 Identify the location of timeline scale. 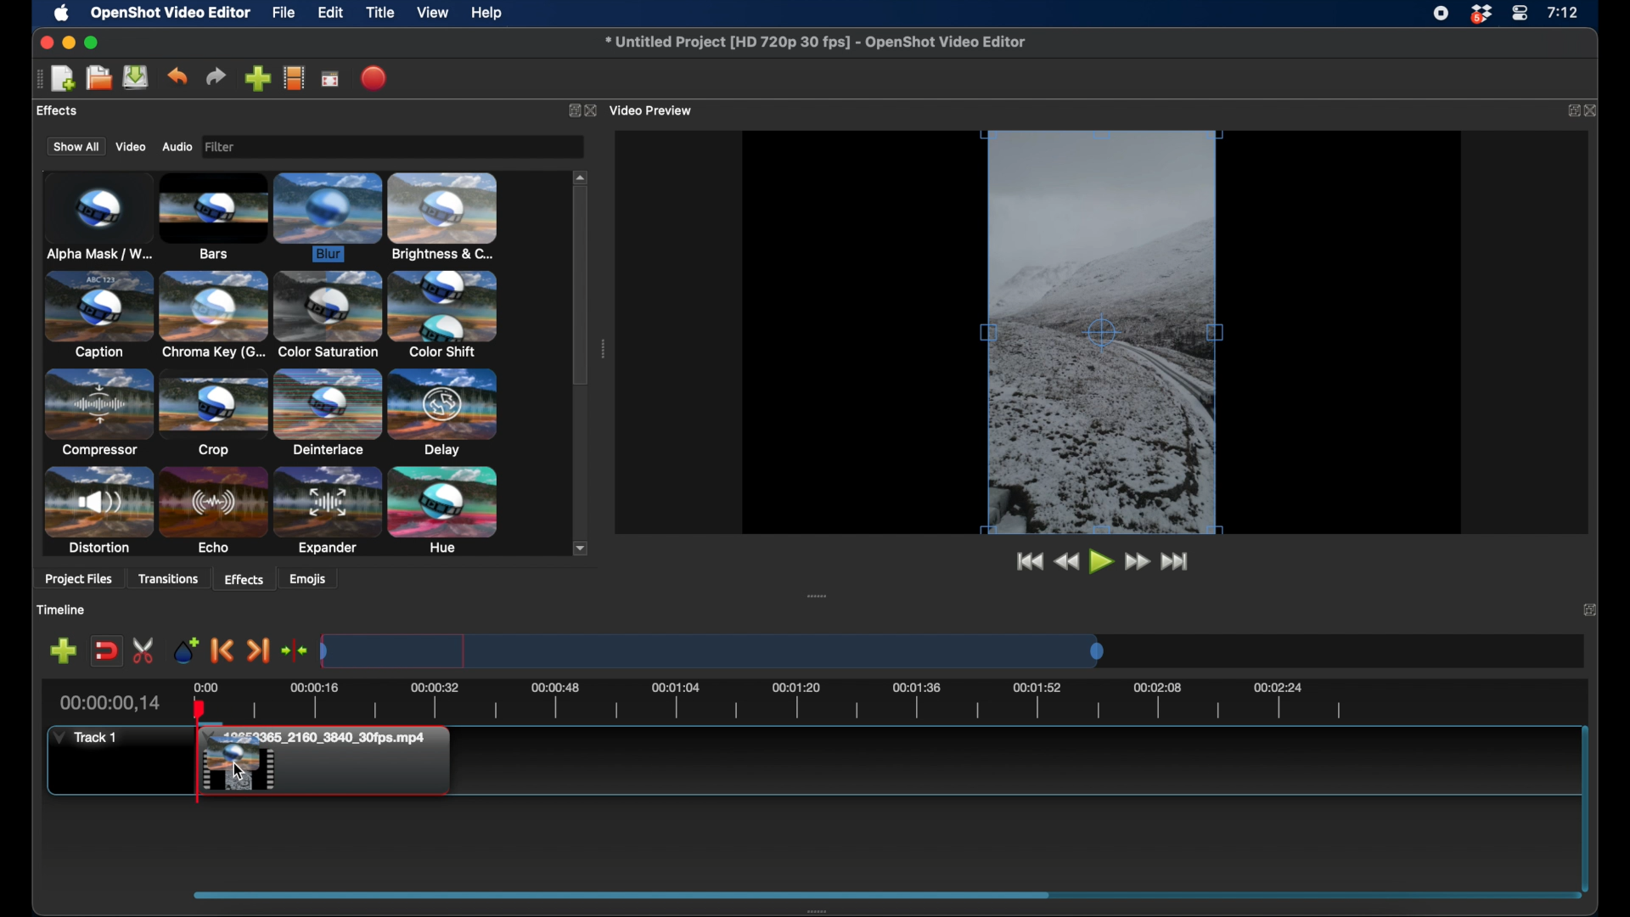
(713, 650).